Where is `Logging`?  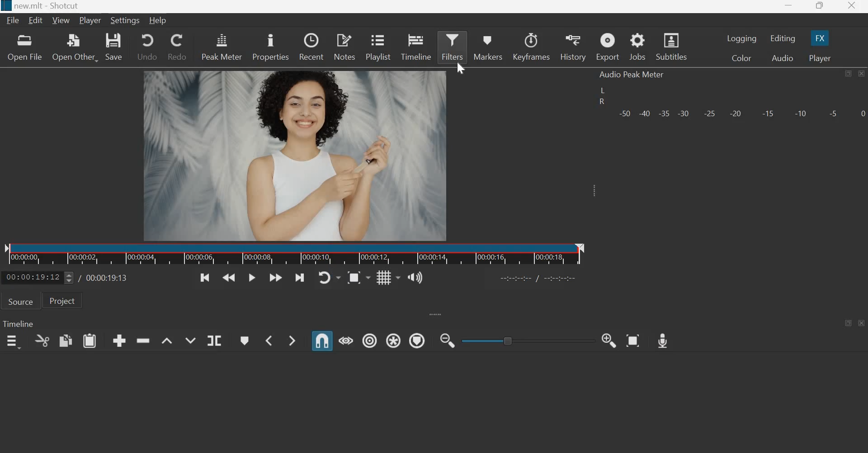
Logging is located at coordinates (742, 38).